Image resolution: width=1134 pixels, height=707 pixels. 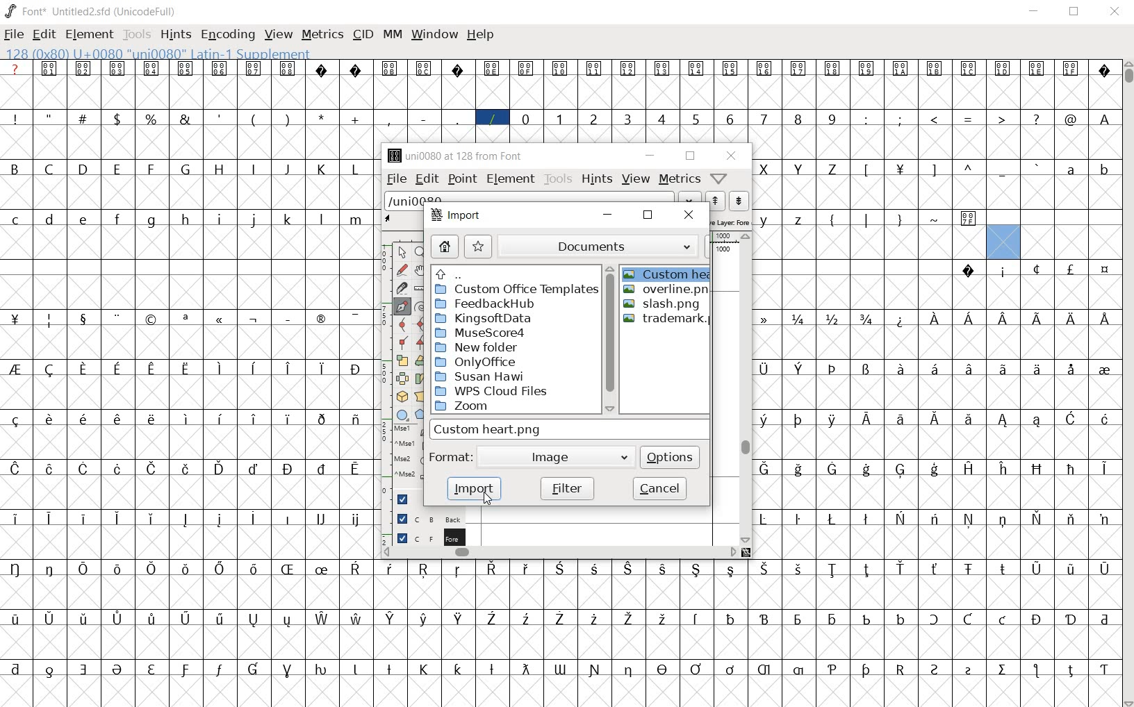 I want to click on glyph, so click(x=1105, y=670).